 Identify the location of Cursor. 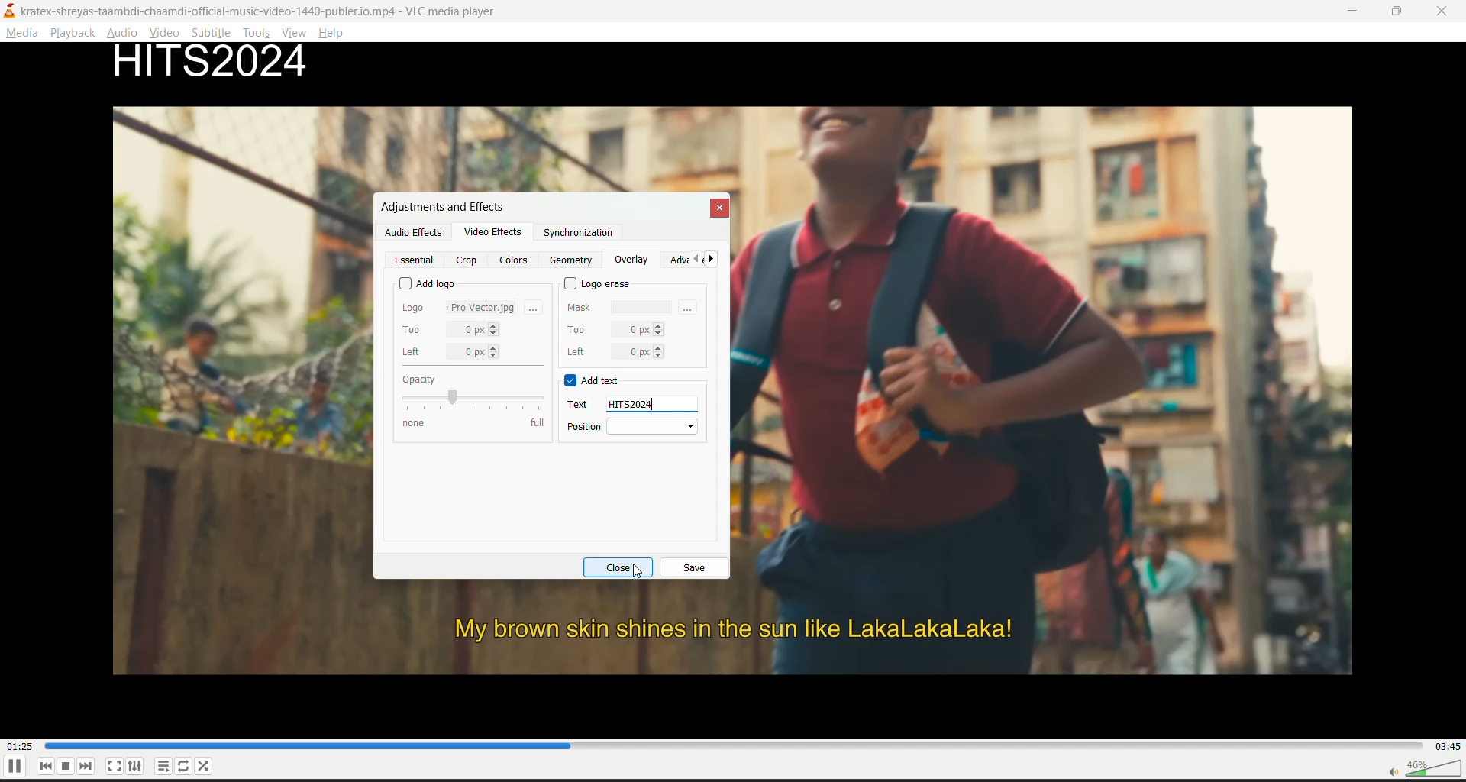
(639, 573).